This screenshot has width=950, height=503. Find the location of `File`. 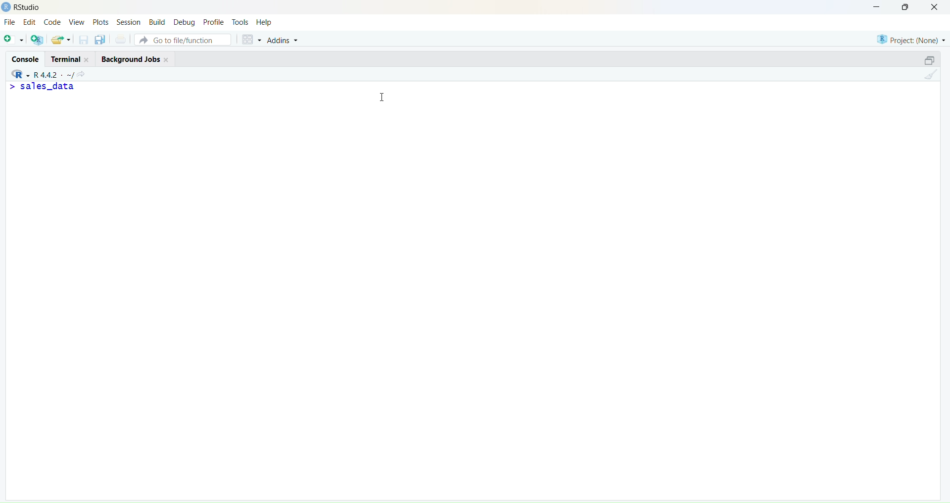

File is located at coordinates (10, 23).